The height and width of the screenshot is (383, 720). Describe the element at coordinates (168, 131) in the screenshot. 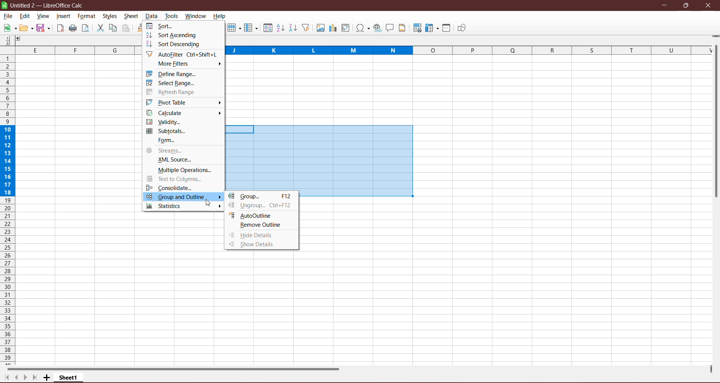

I see `Subtotals` at that location.